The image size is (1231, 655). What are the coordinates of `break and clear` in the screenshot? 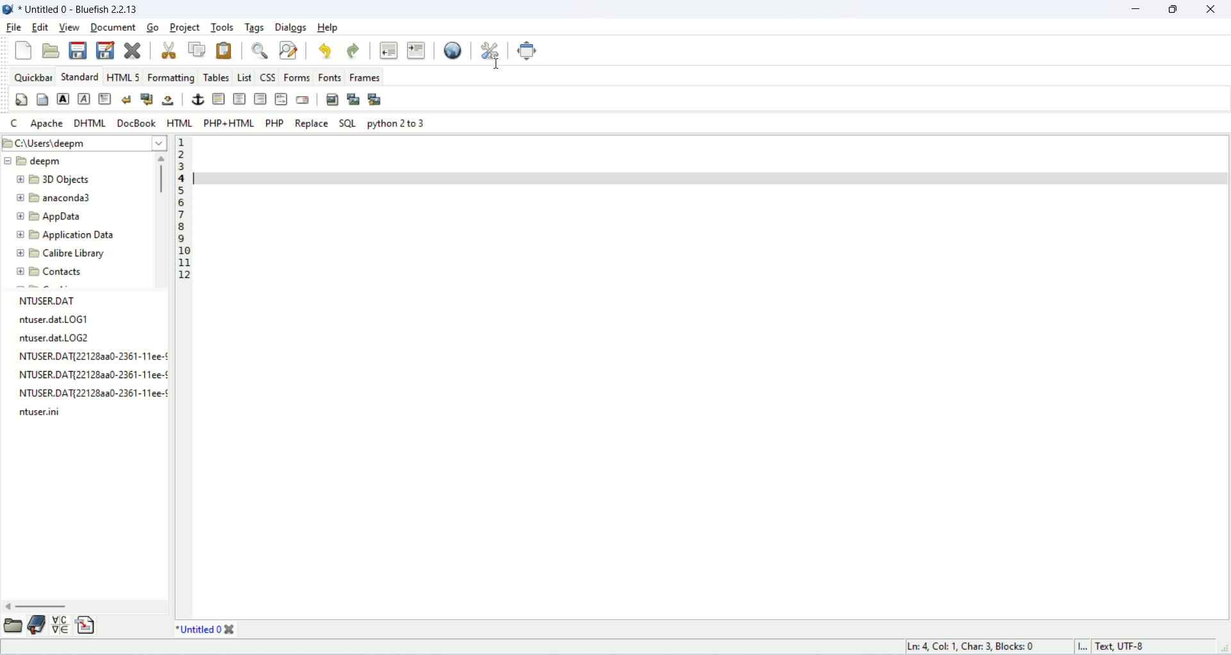 It's located at (147, 100).